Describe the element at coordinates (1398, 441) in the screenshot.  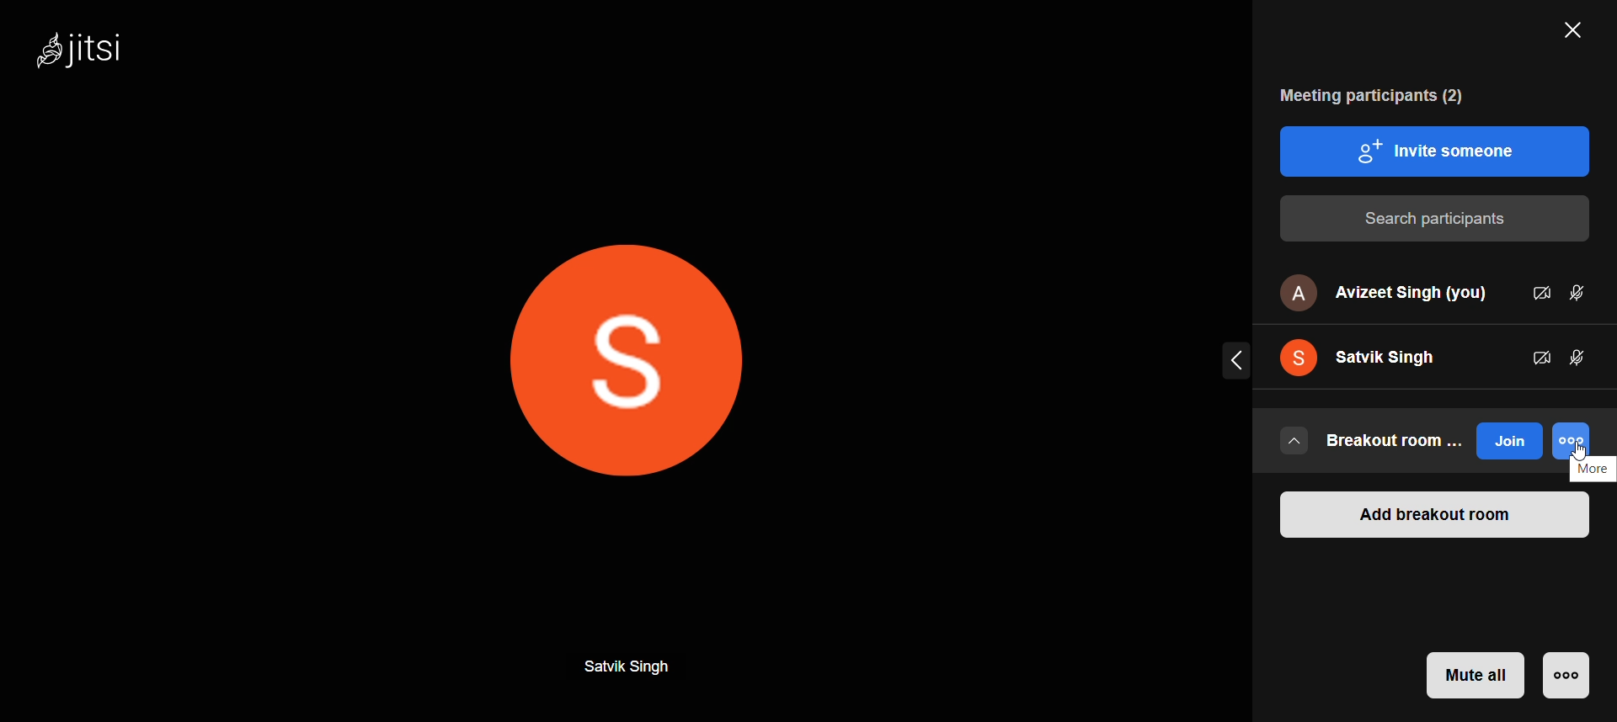
I see `breakout room` at that location.